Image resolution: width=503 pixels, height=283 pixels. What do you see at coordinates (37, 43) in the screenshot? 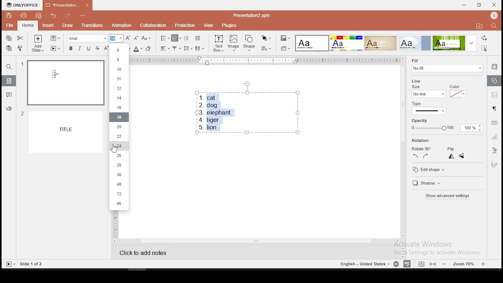
I see `add slide` at bounding box center [37, 43].